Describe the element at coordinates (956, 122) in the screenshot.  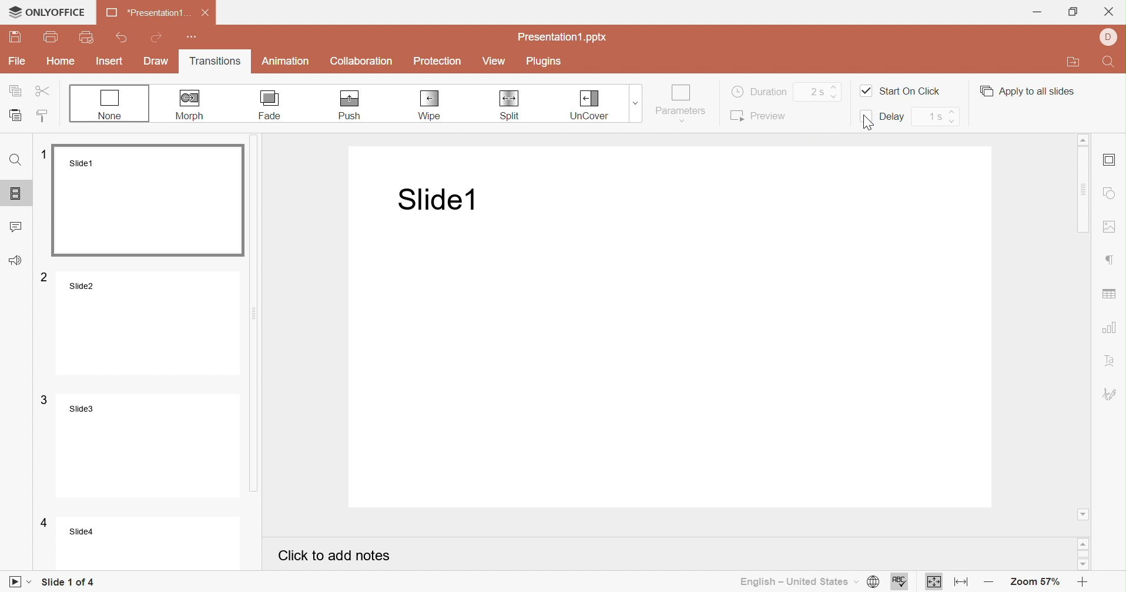
I see `Decrease delay` at that location.